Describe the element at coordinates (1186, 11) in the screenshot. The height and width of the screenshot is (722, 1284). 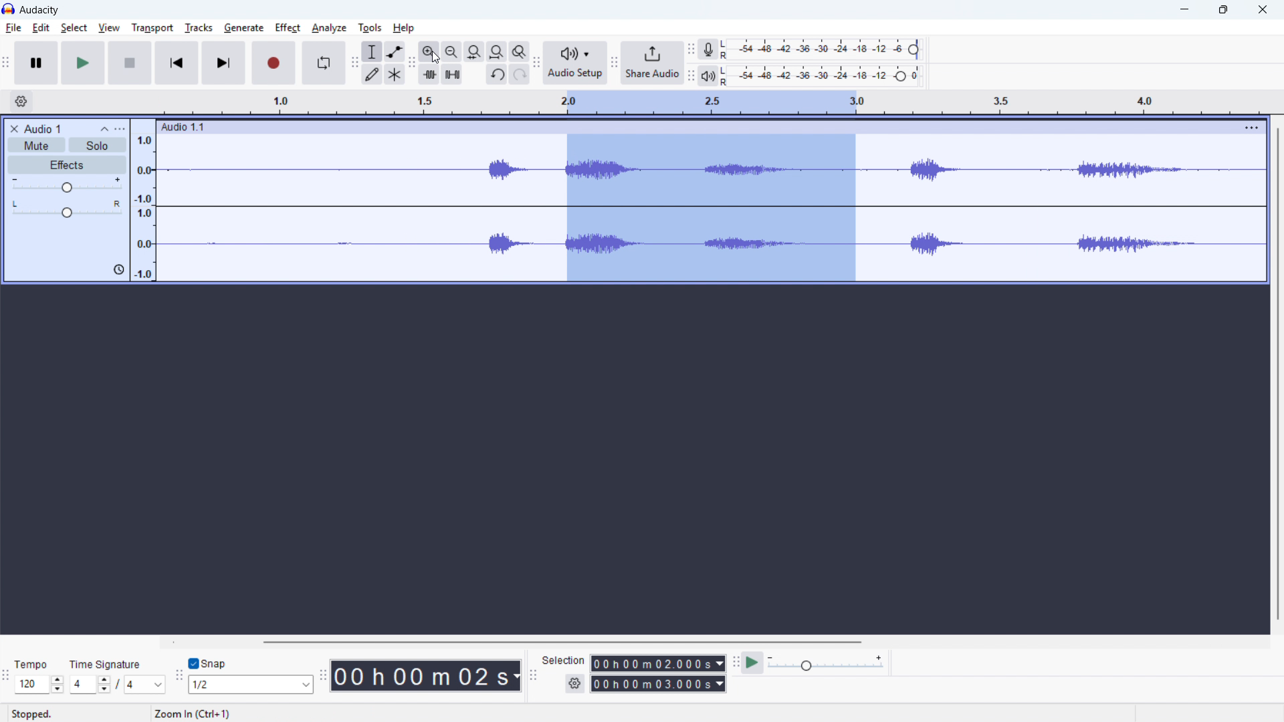
I see `minimise` at that location.